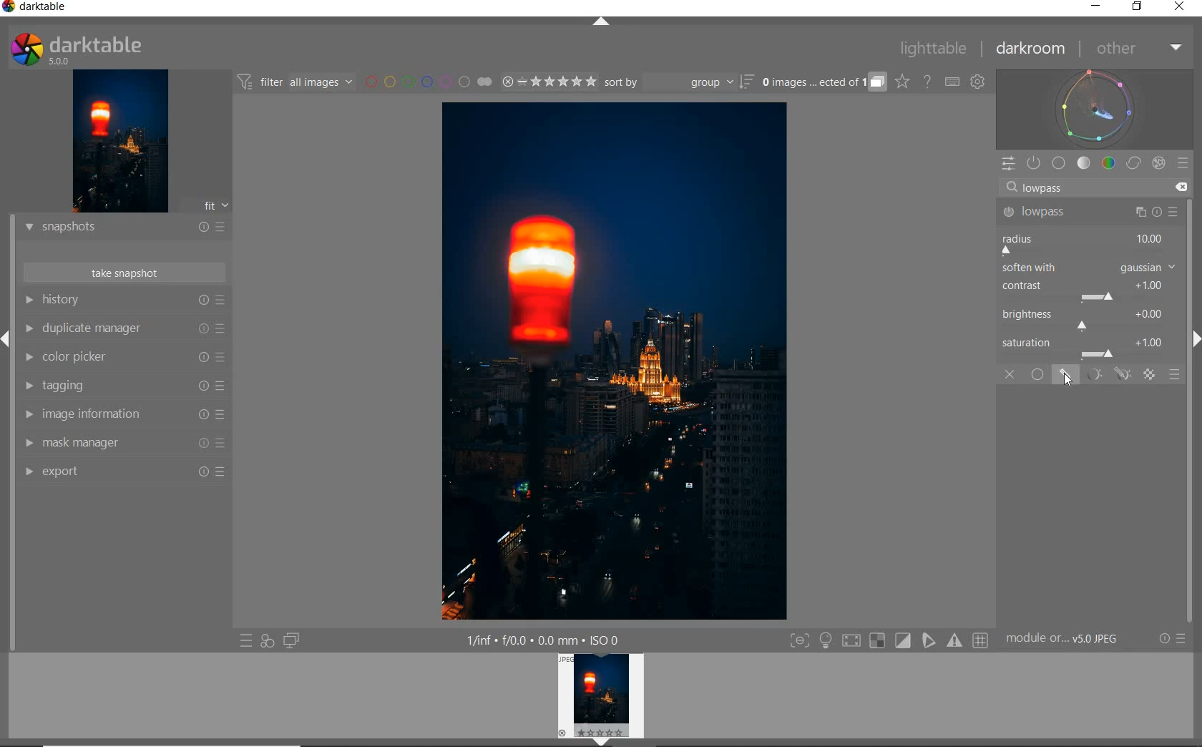  What do you see at coordinates (1178, 639) in the screenshot?
I see `RESET OR PRESETS & PREFERENCES` at bounding box center [1178, 639].